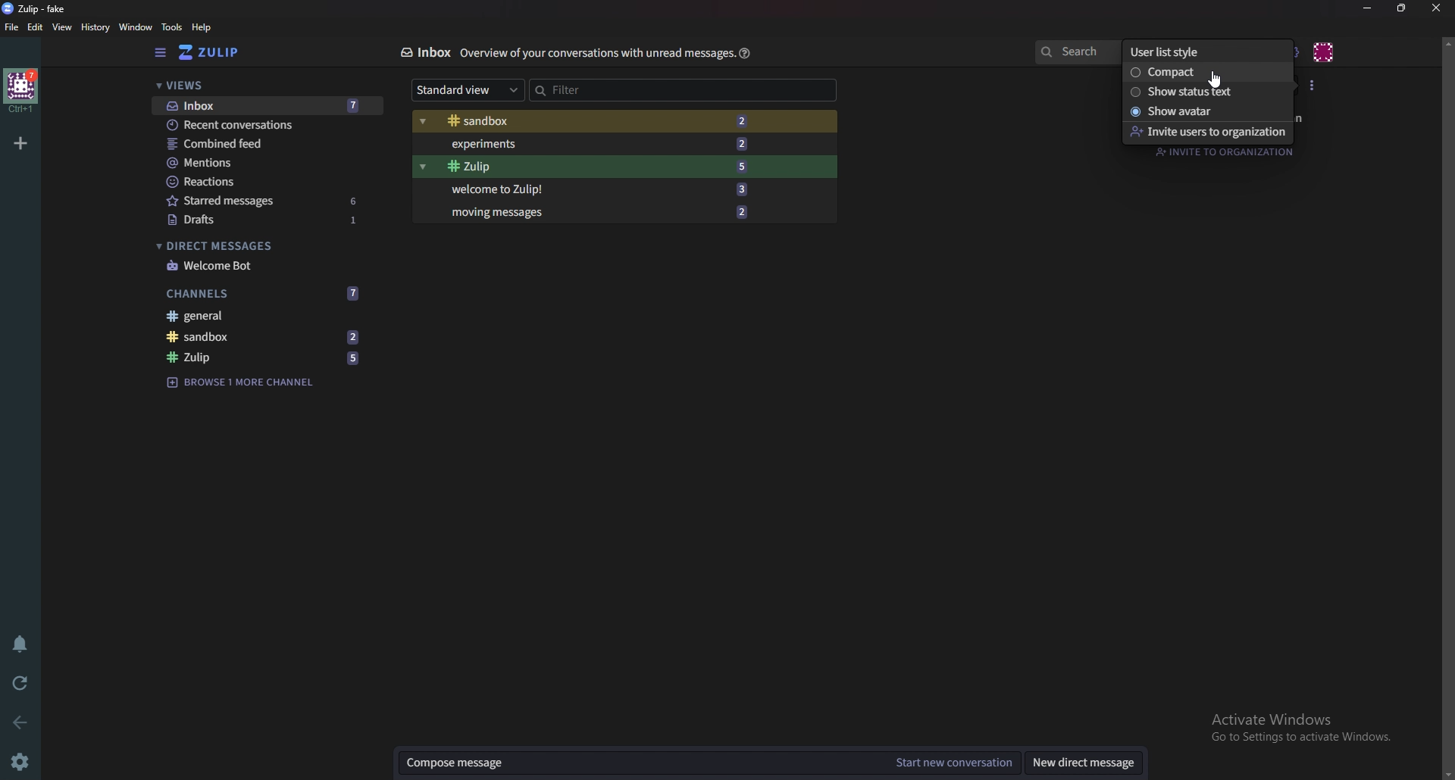 The image size is (1455, 780). What do you see at coordinates (1215, 81) in the screenshot?
I see `cursor` at bounding box center [1215, 81].